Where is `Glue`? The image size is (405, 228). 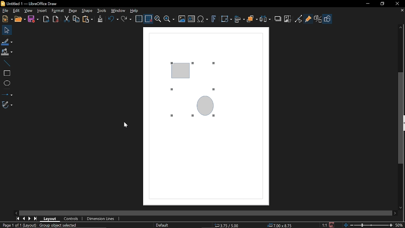
Glue is located at coordinates (308, 19).